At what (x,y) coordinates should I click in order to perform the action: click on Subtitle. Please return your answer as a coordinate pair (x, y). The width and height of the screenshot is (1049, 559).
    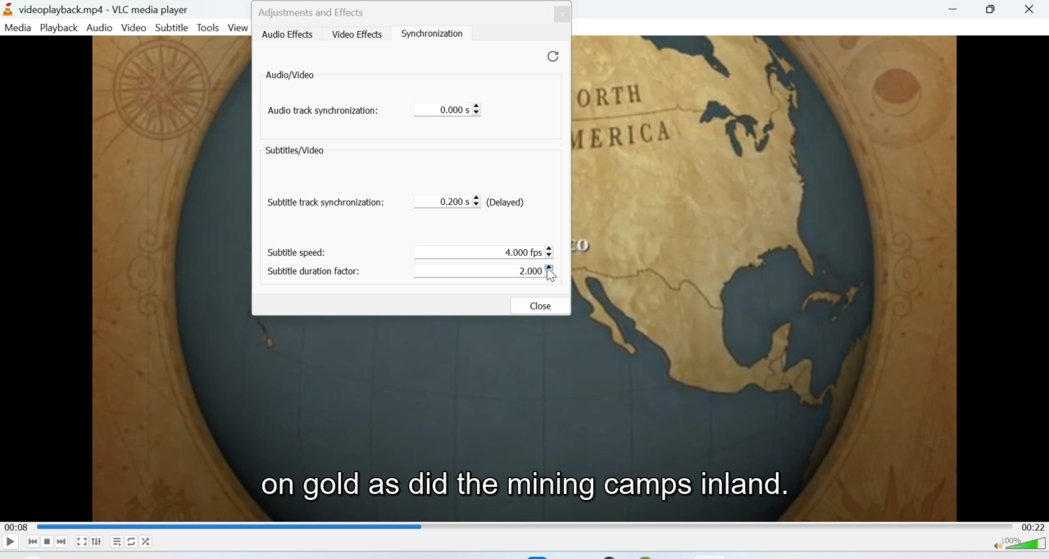
    Looking at the image, I should click on (172, 27).